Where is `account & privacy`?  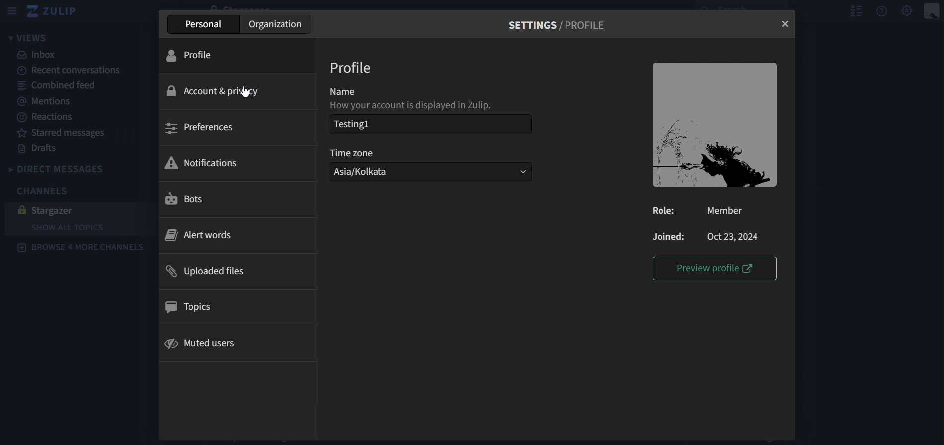
account & privacy is located at coordinates (216, 89).